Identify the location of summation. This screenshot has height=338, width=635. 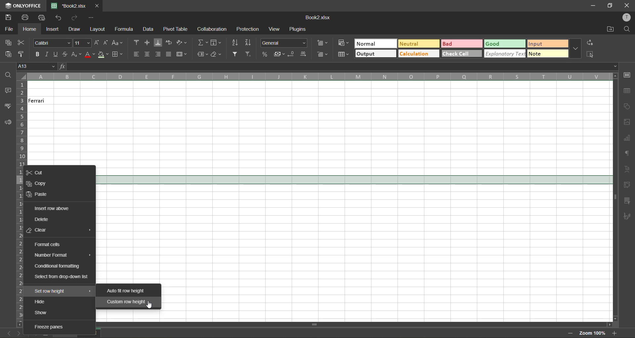
(202, 42).